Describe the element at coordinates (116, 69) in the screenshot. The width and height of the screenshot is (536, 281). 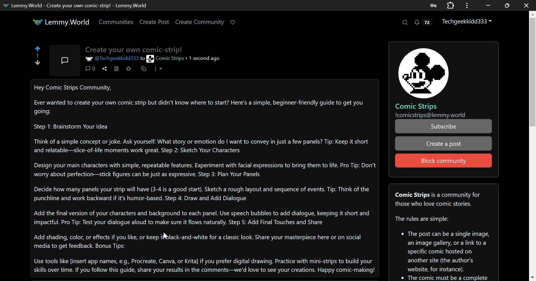
I see `View Source` at that location.